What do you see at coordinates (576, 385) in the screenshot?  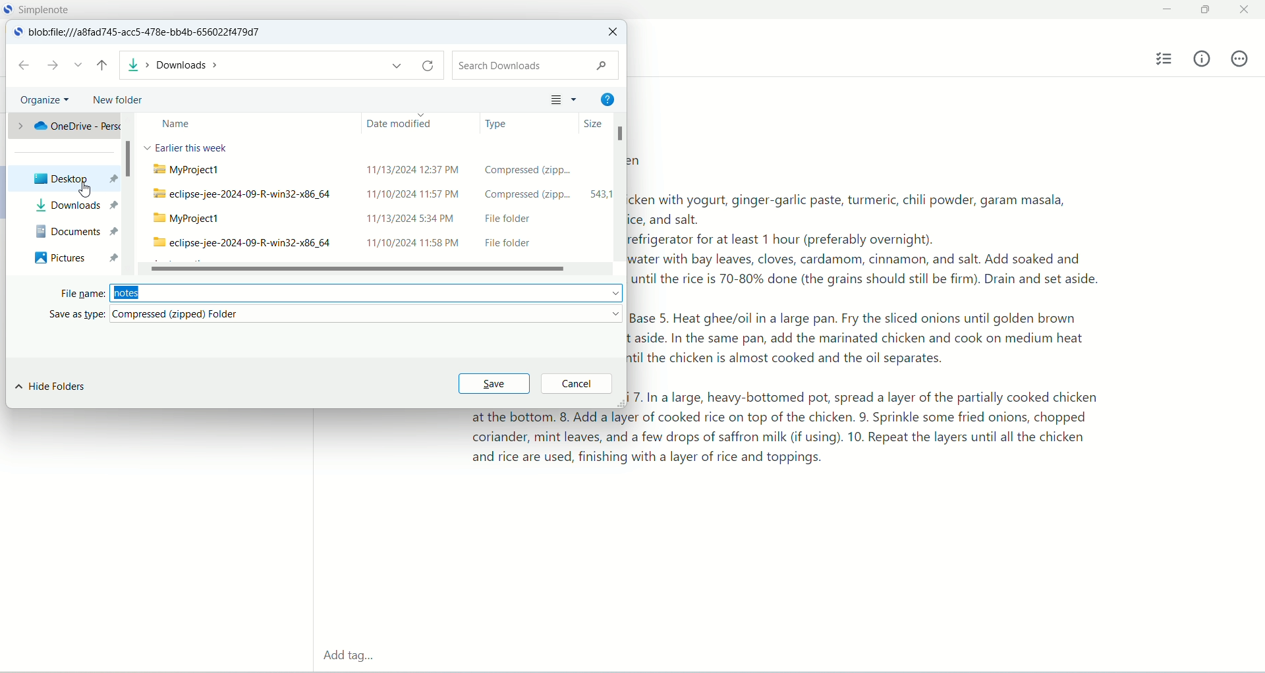 I see `cancel` at bounding box center [576, 385].